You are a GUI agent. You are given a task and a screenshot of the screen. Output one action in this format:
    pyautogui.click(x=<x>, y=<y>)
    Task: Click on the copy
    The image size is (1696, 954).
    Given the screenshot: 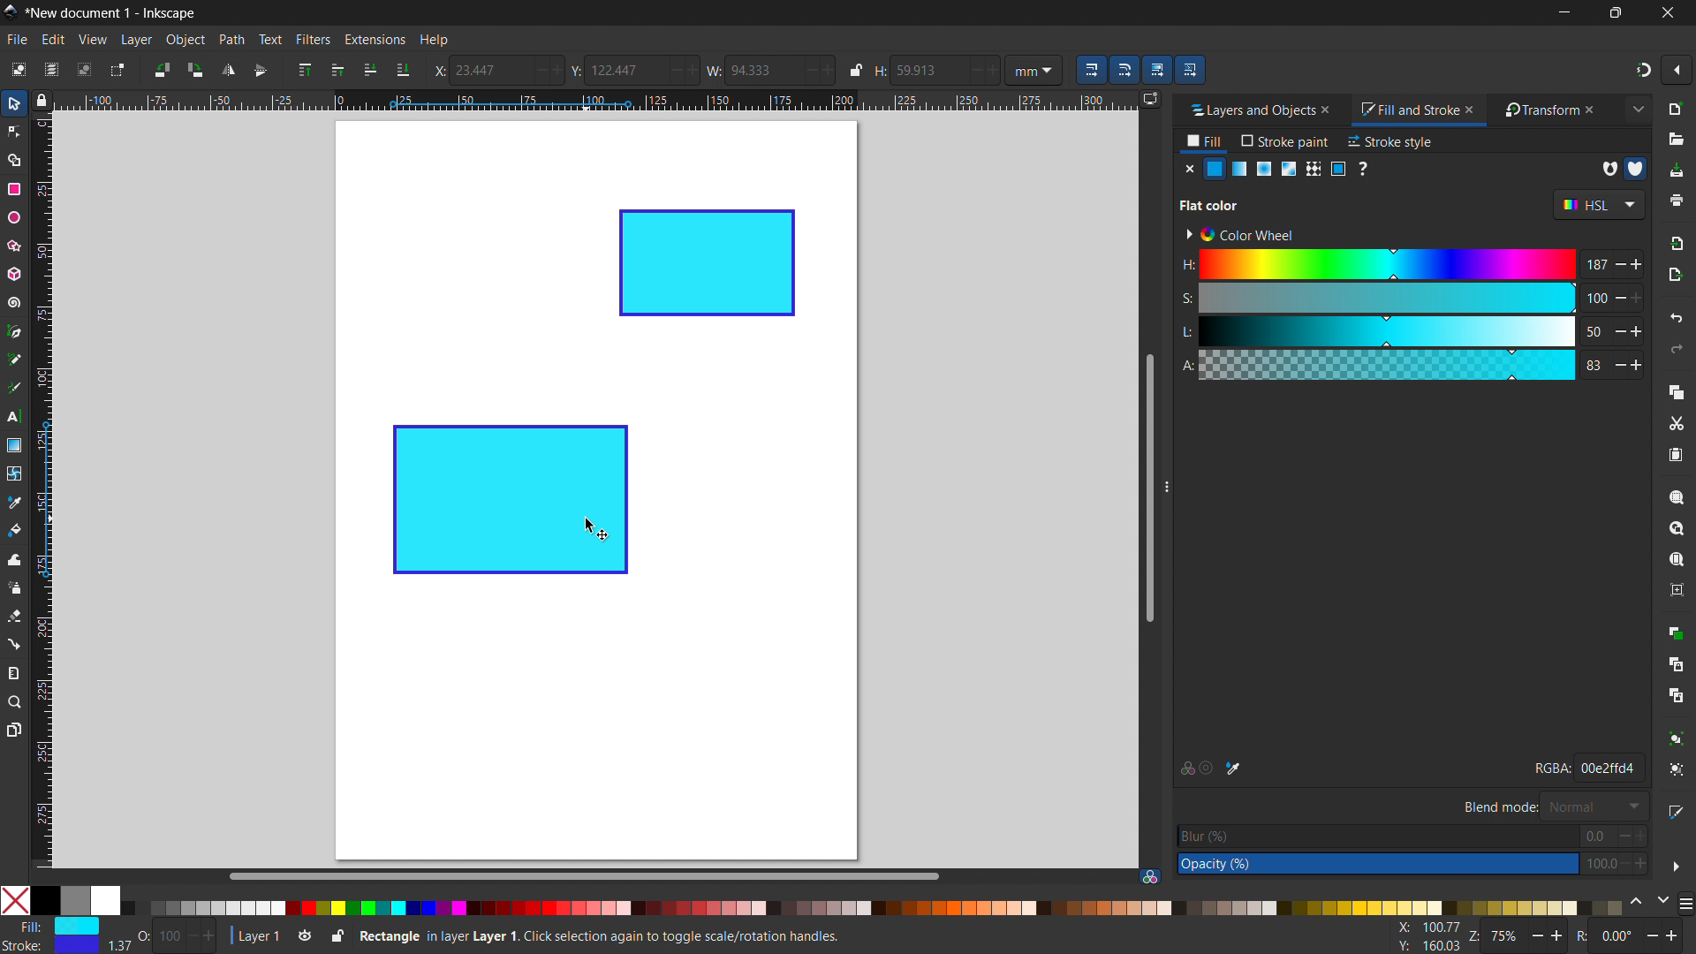 What is the action you would take?
    pyautogui.click(x=1677, y=391)
    